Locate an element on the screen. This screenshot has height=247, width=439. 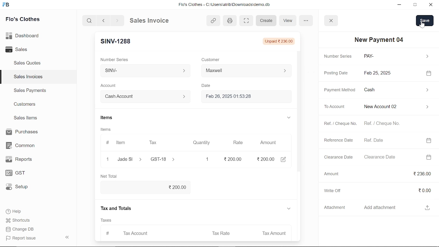
PAV> is located at coordinates (396, 56).